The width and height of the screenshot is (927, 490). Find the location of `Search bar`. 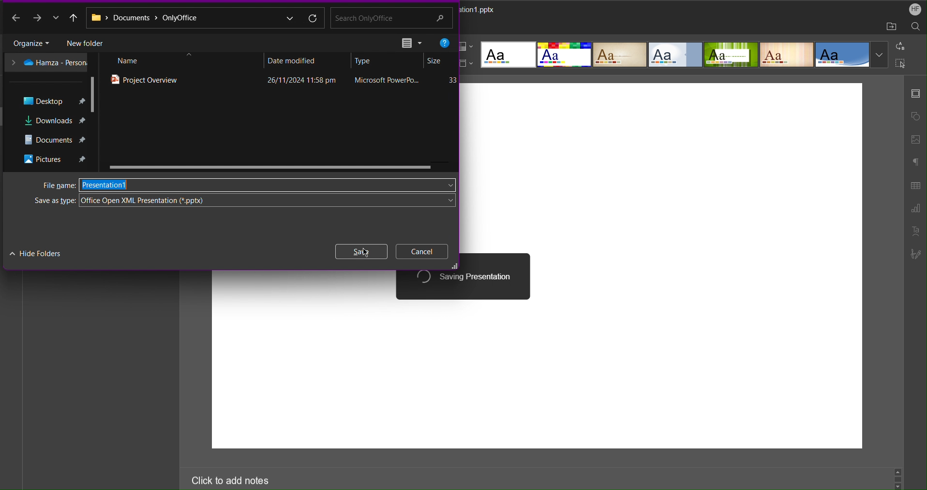

Search bar is located at coordinates (391, 17).